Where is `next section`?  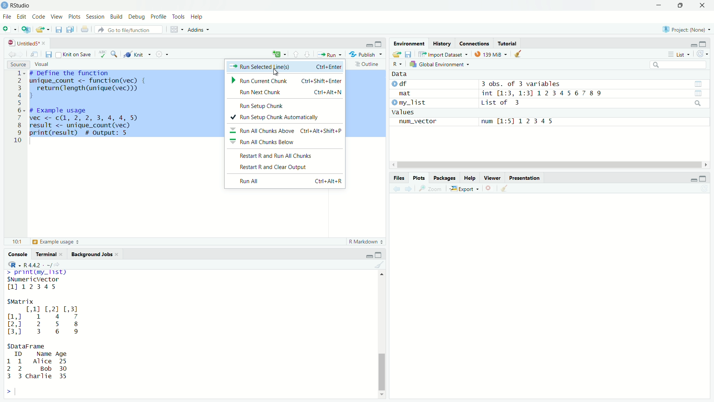 next section is located at coordinates (307, 55).